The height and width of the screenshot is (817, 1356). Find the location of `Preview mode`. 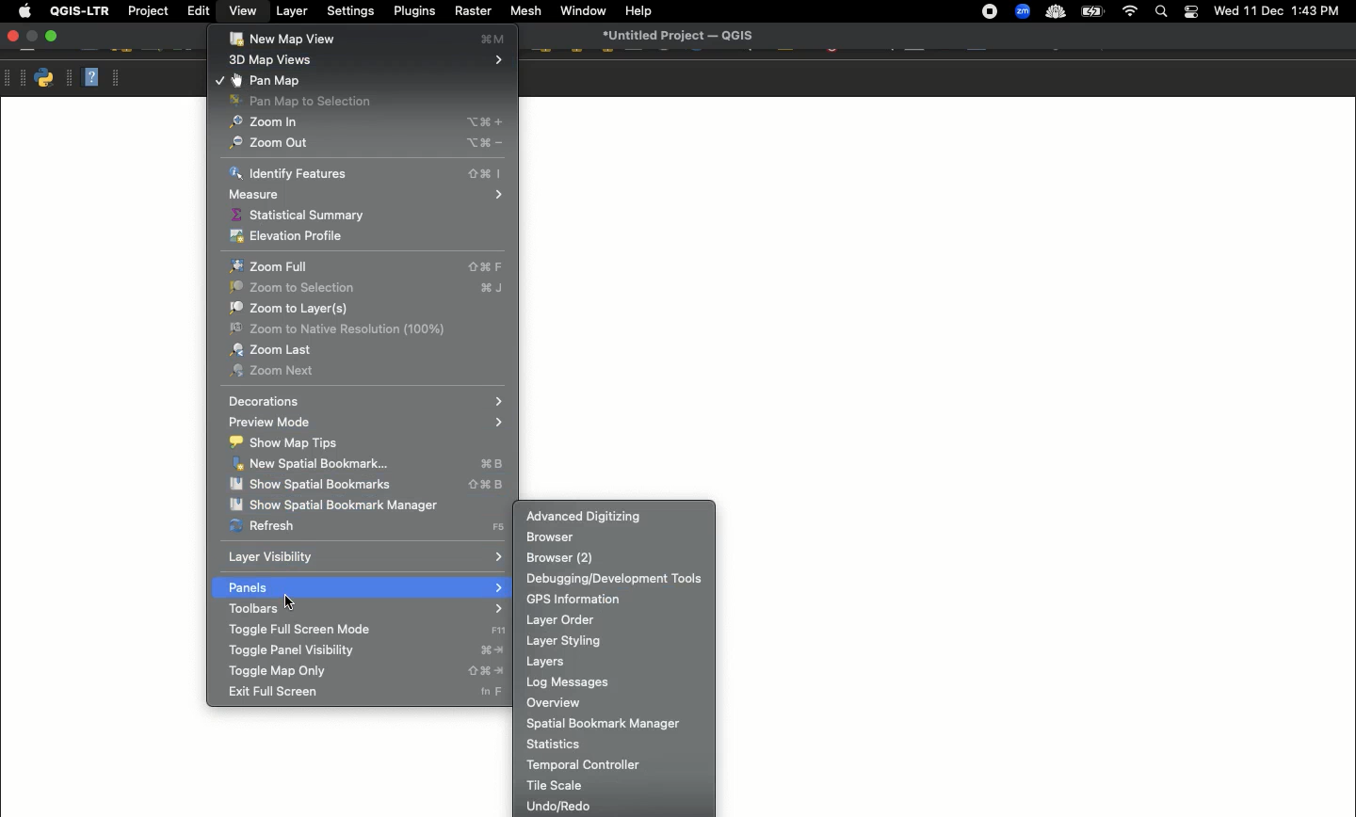

Preview mode is located at coordinates (365, 422).